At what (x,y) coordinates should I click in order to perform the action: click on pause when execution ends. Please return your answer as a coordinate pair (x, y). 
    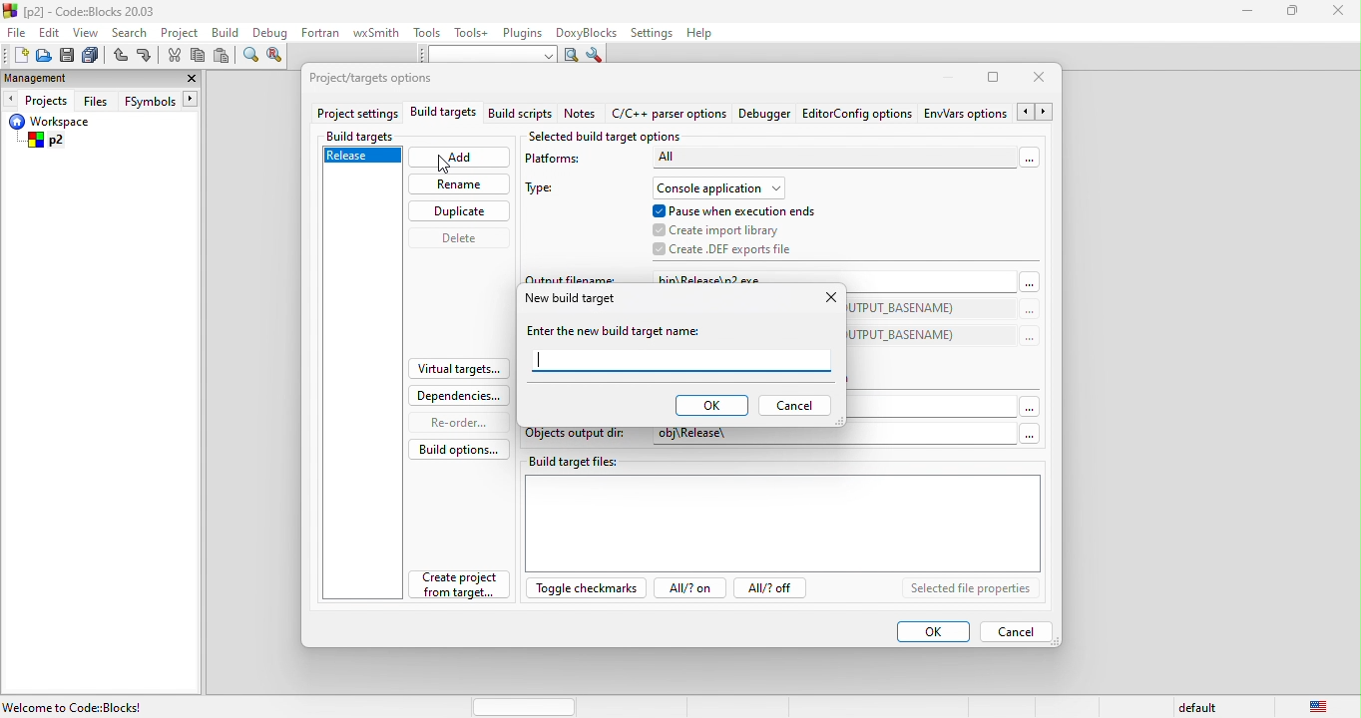
    Looking at the image, I should click on (734, 210).